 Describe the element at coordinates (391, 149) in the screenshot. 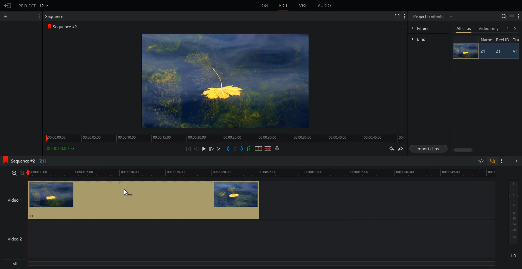

I see `Undo` at that location.